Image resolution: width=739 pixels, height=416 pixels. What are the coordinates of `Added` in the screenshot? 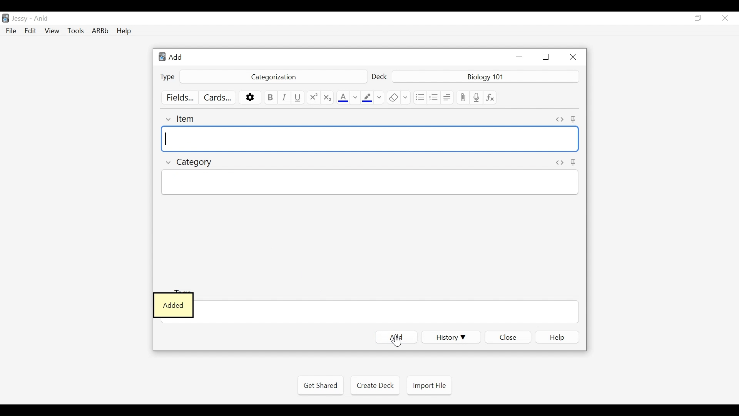 It's located at (174, 306).